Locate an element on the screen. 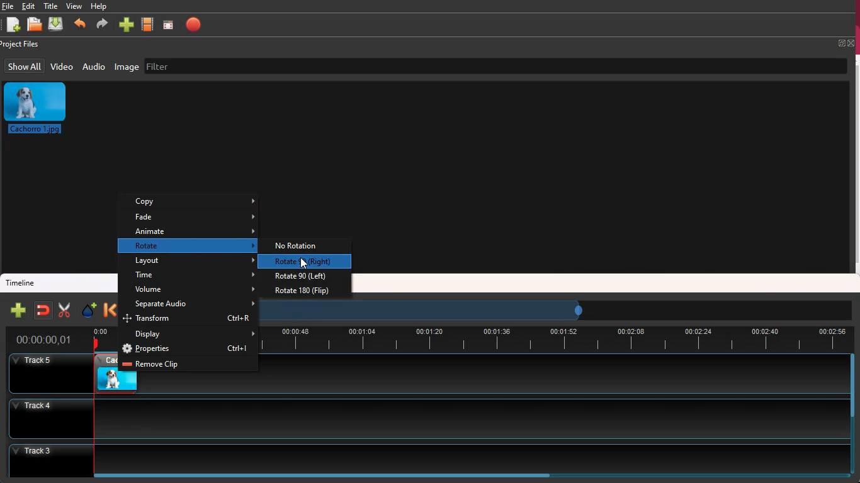  rotate is located at coordinates (195, 247).